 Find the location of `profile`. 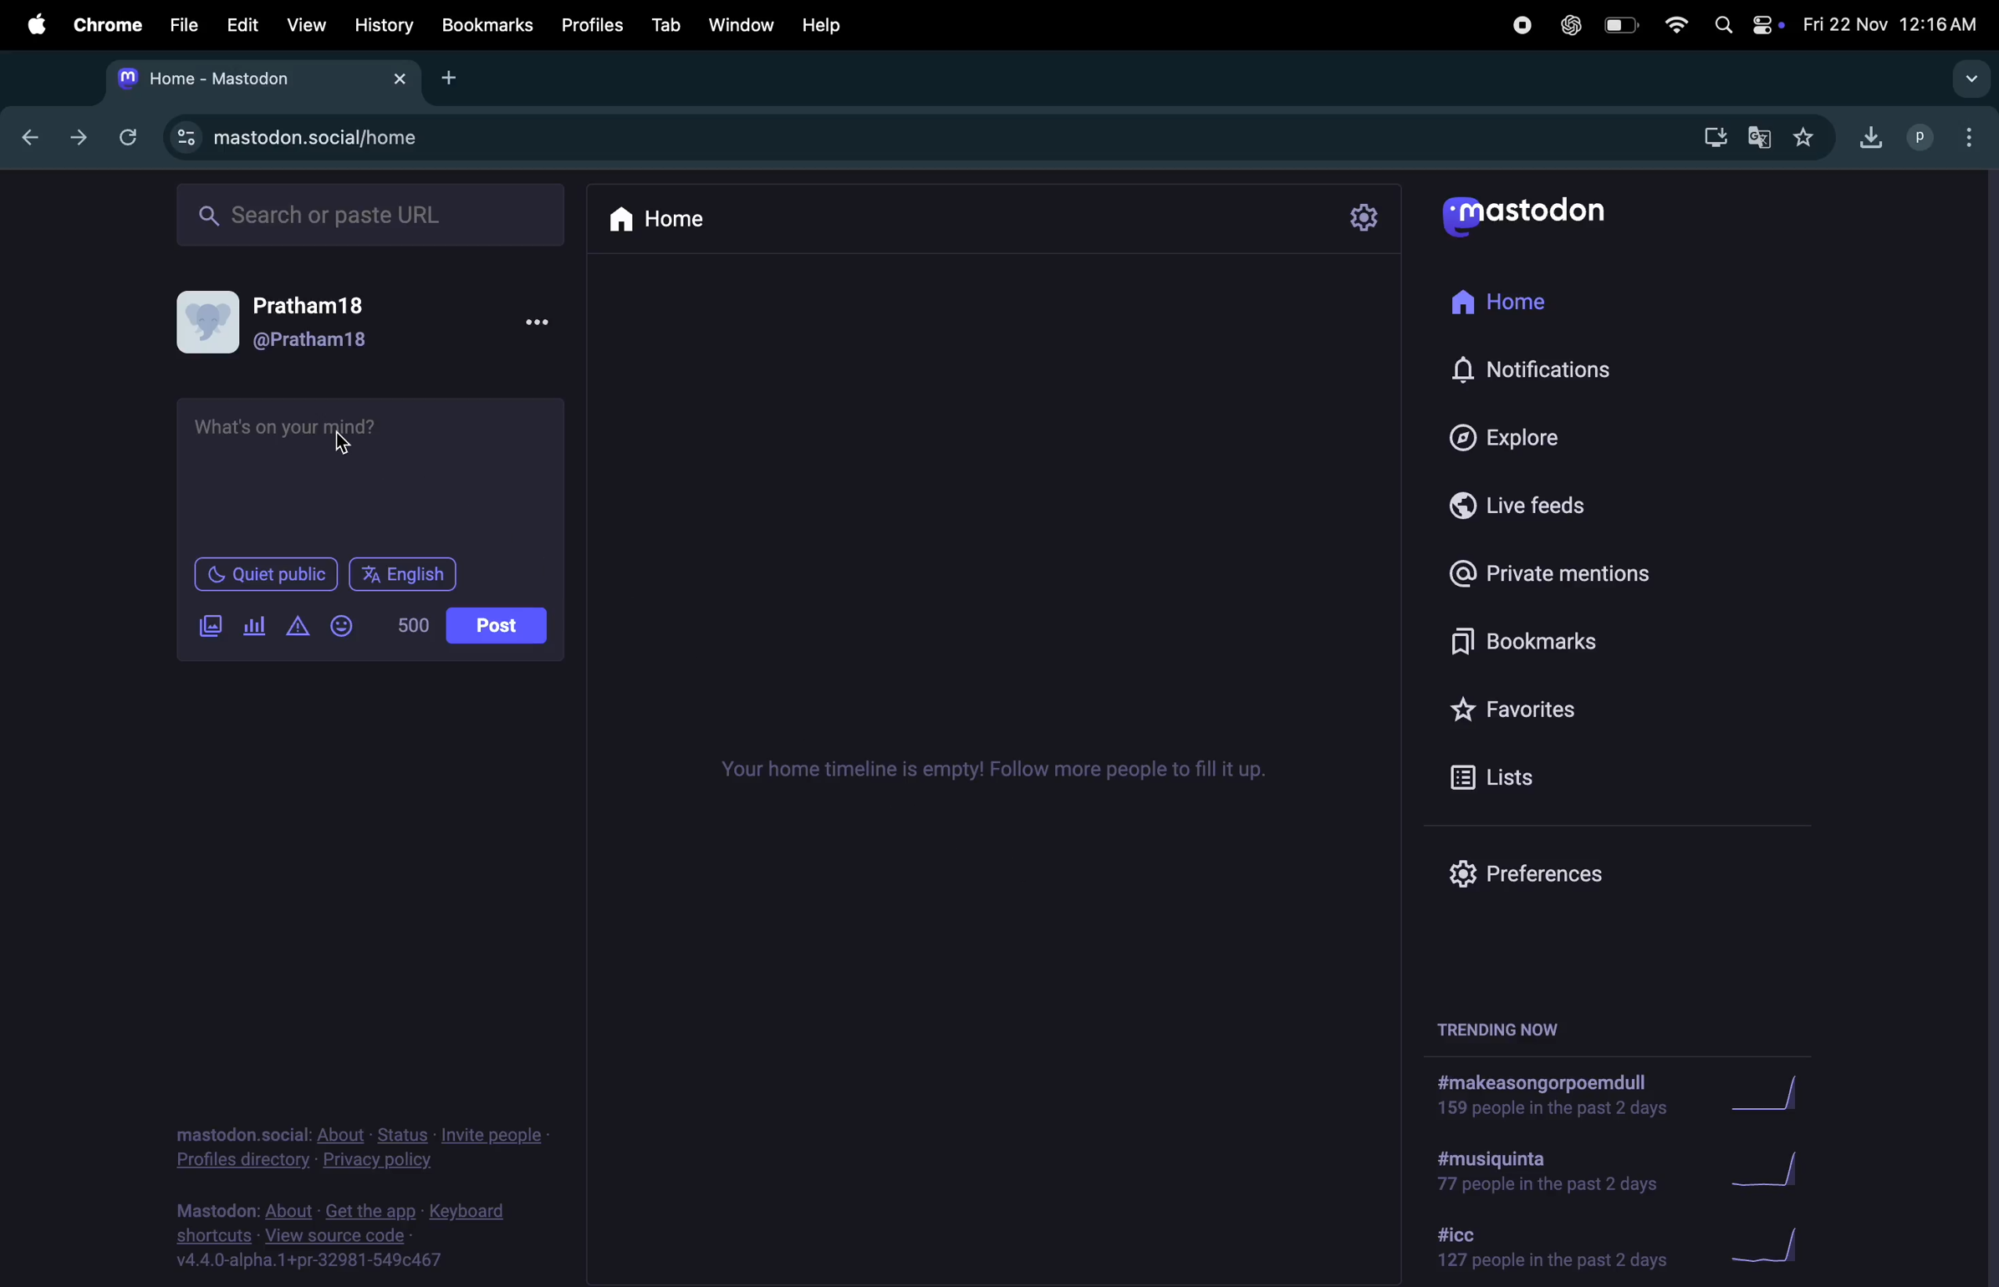

profile is located at coordinates (1915, 138).